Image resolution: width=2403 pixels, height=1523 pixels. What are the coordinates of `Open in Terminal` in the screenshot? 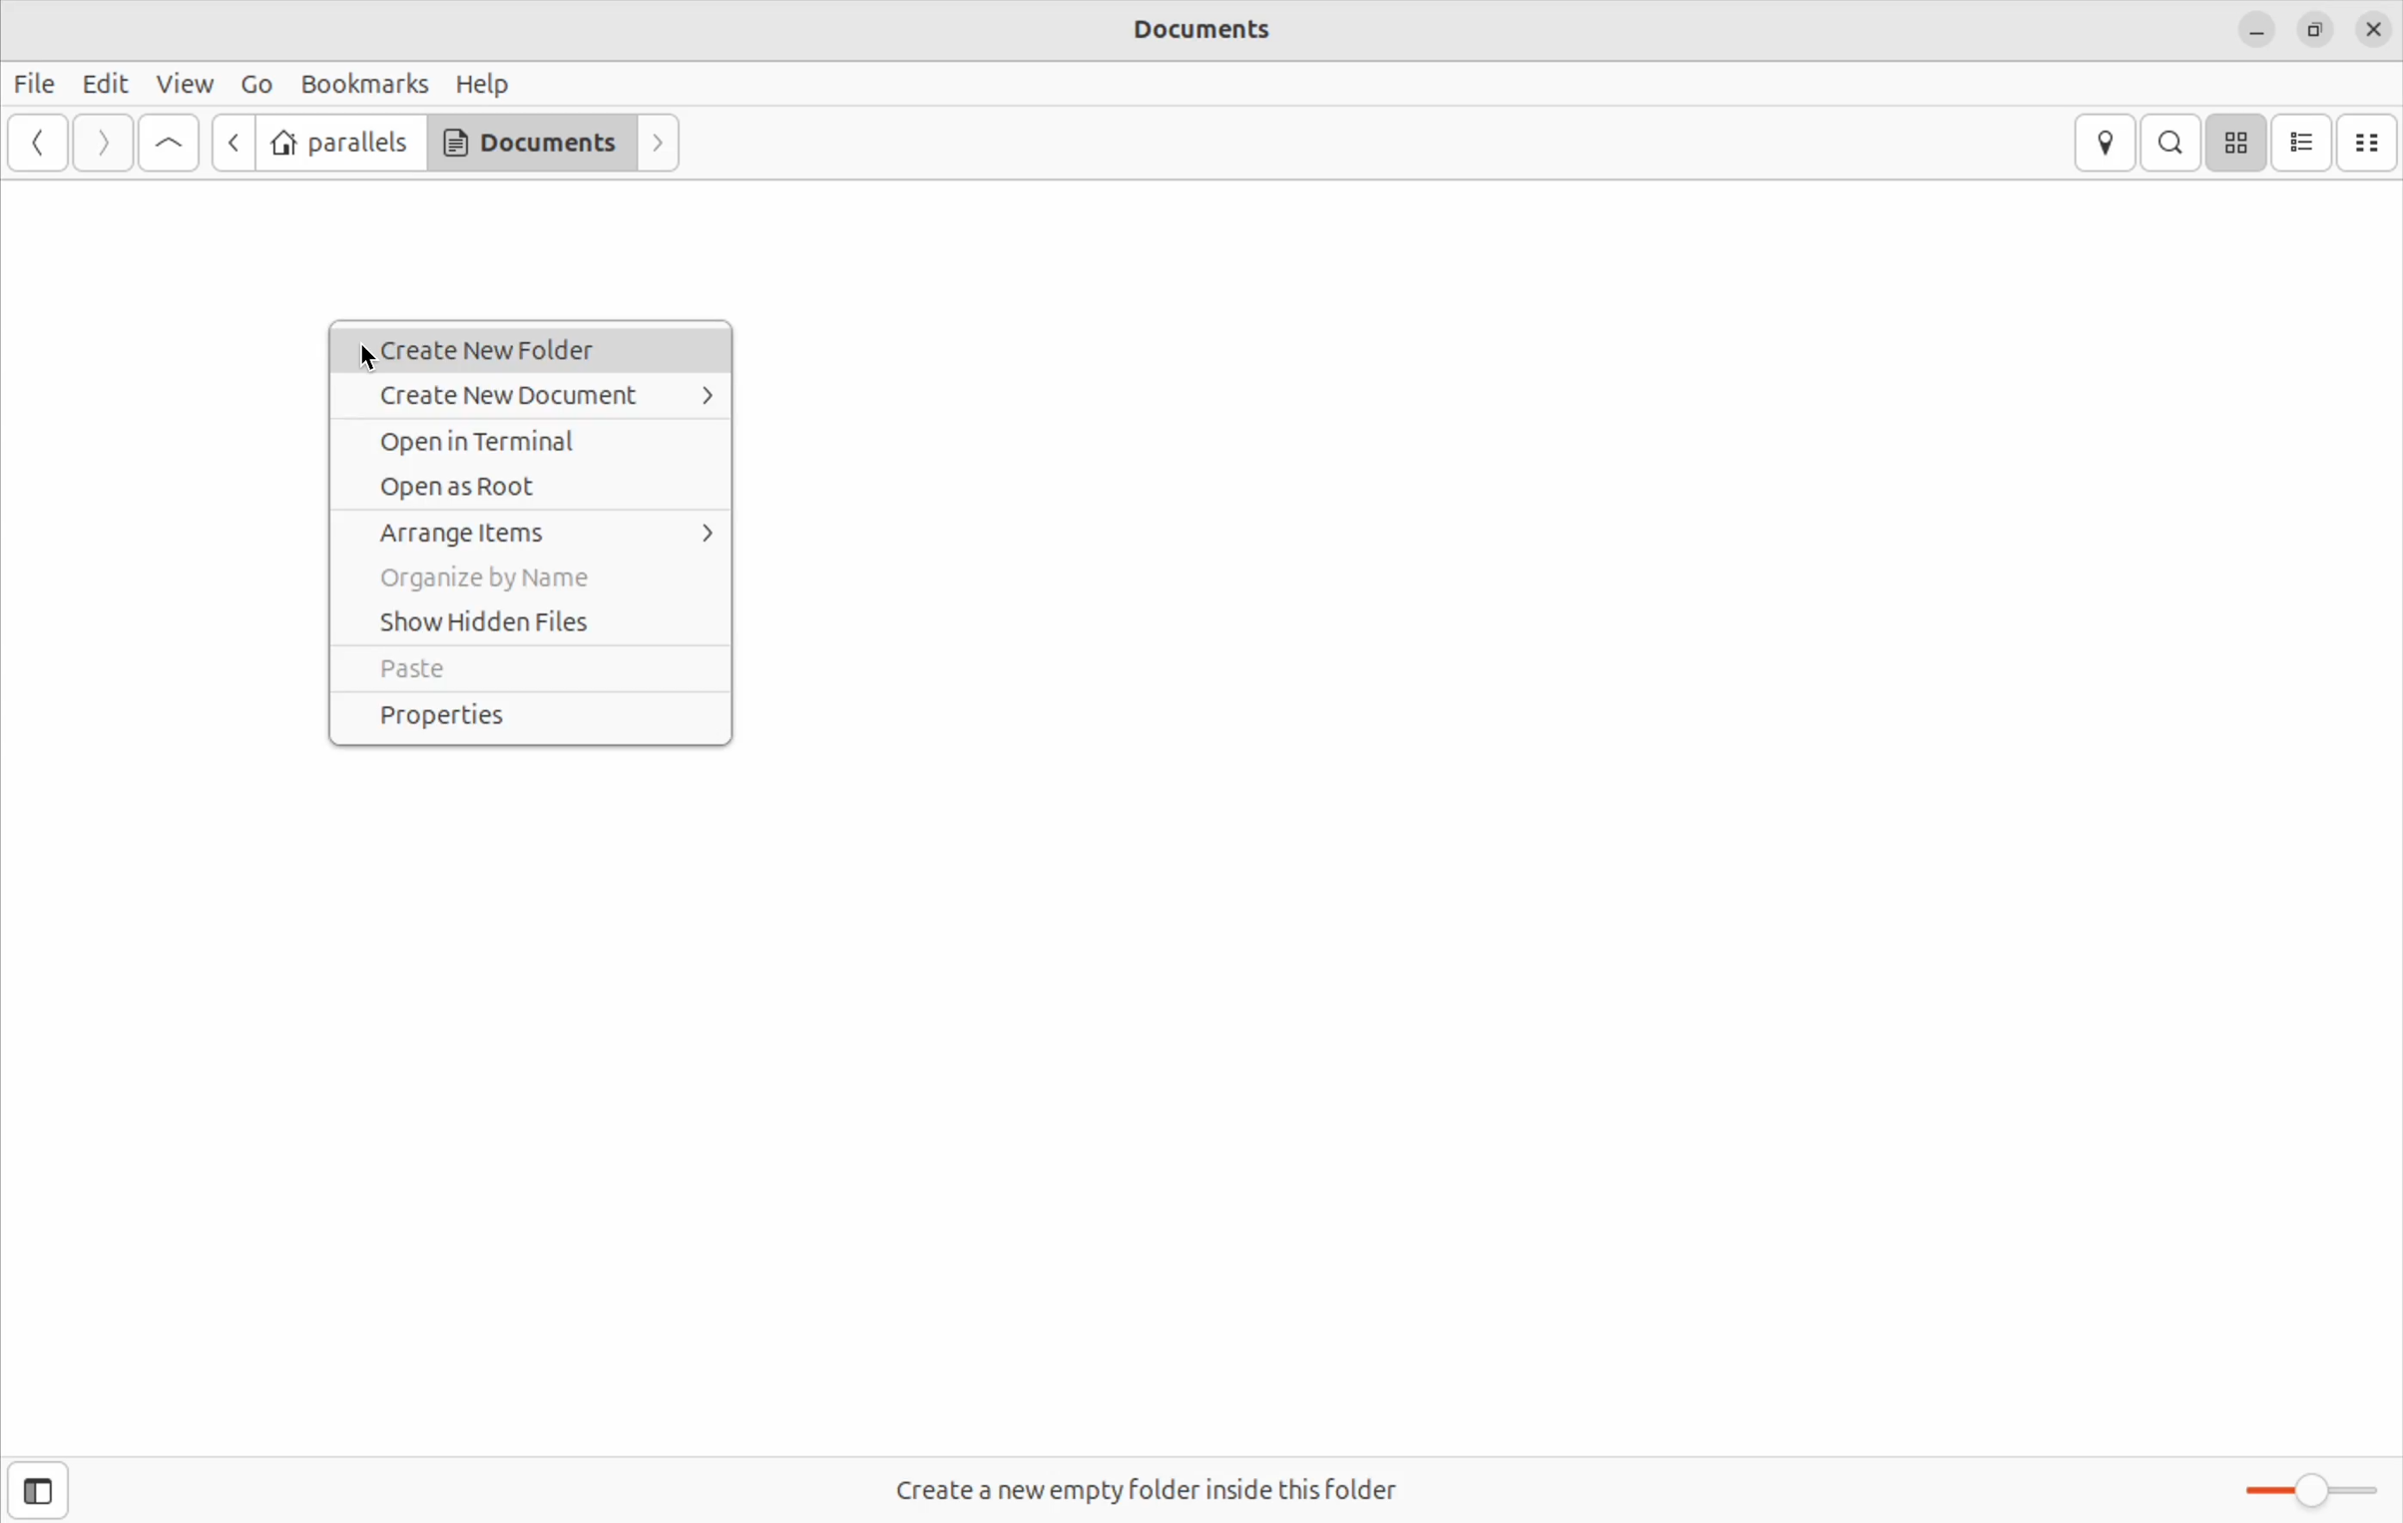 It's located at (540, 444).